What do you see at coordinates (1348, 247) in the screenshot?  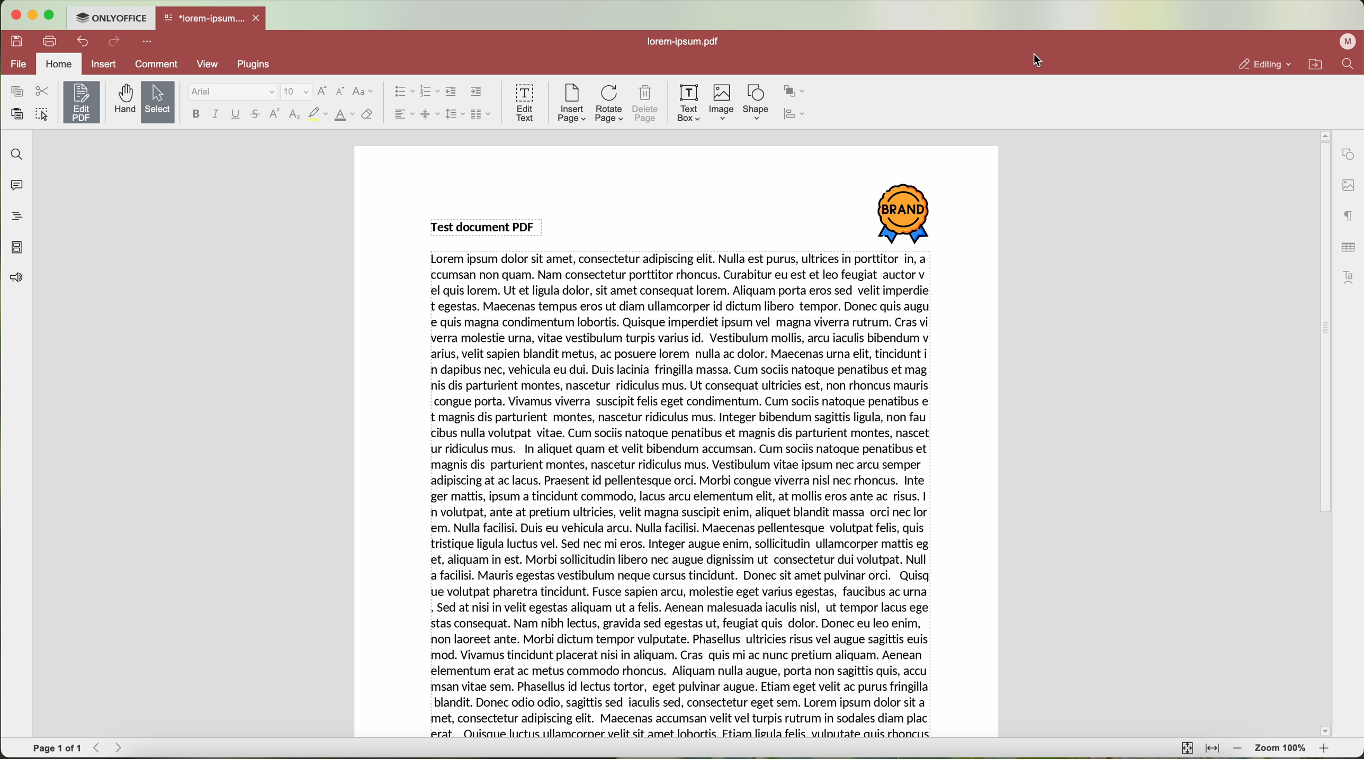 I see `table settings` at bounding box center [1348, 247].